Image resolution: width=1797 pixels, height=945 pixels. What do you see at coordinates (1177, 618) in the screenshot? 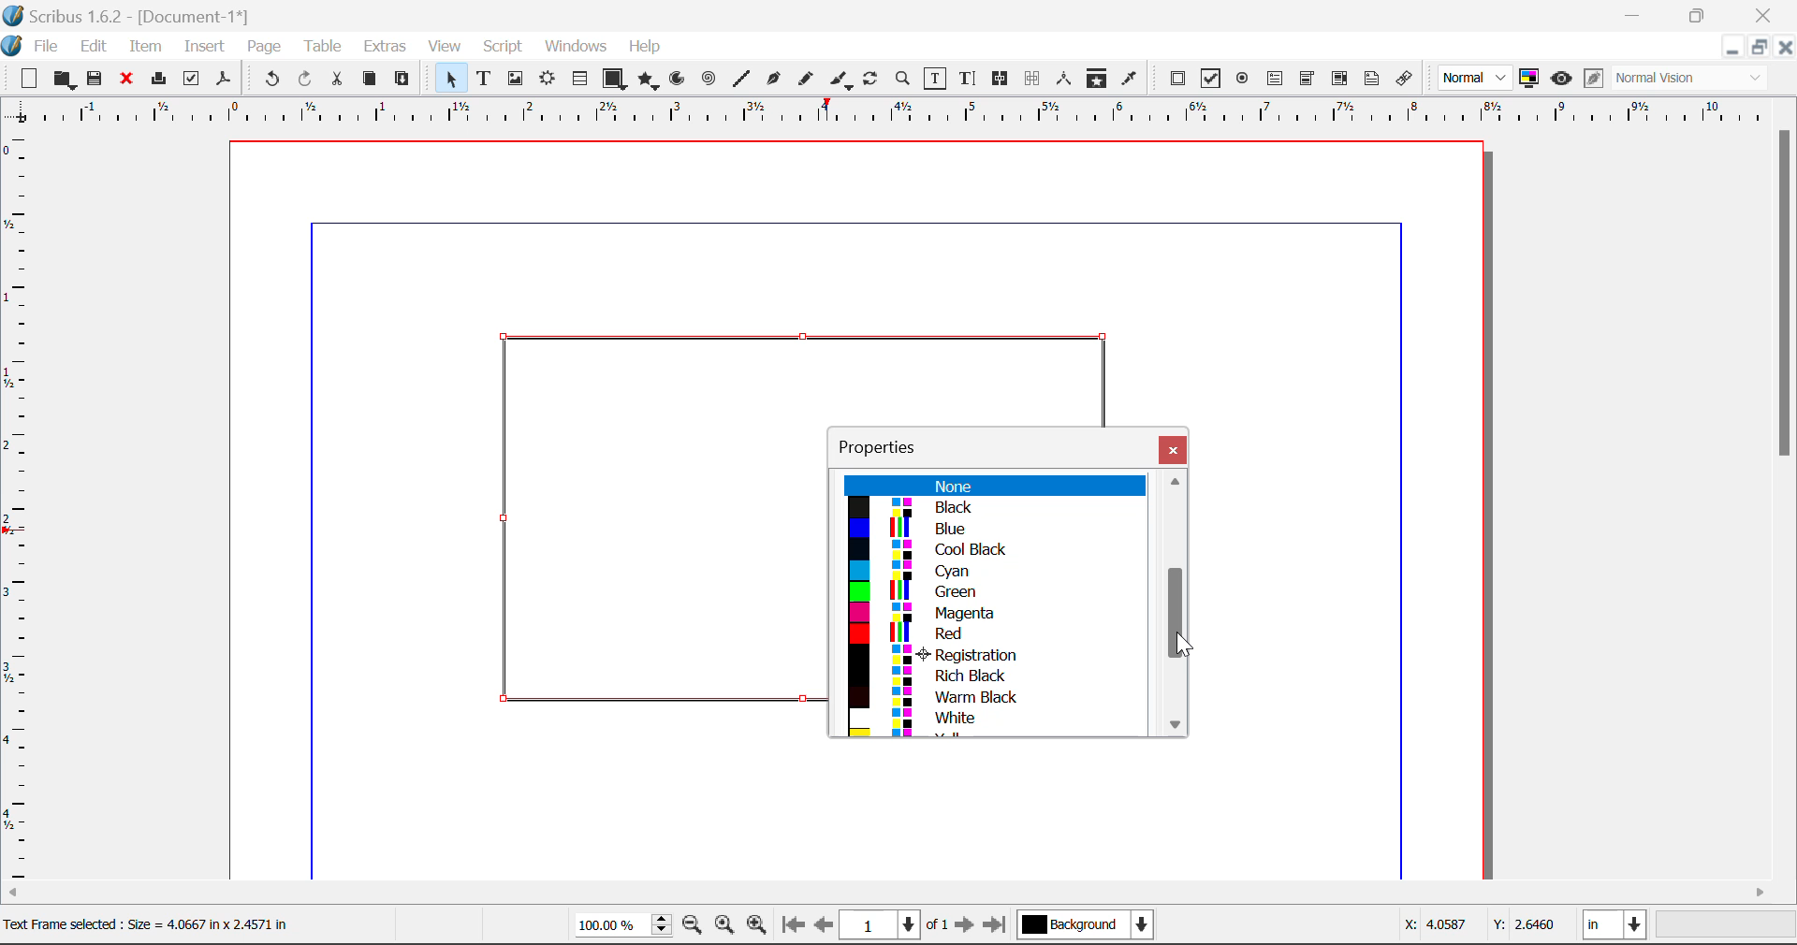
I see `MOUSE_UP Cursor` at bounding box center [1177, 618].